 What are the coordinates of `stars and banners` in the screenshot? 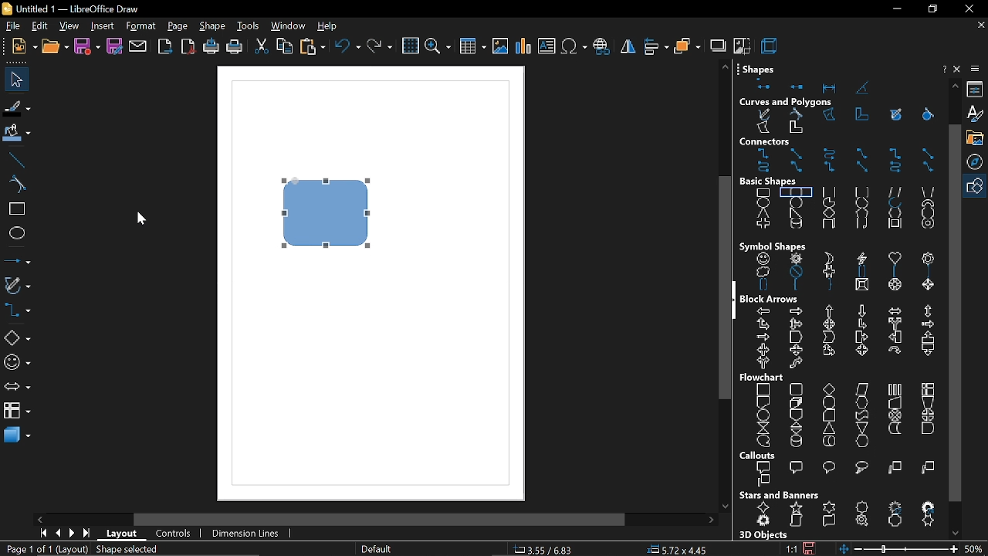 It's located at (843, 516).